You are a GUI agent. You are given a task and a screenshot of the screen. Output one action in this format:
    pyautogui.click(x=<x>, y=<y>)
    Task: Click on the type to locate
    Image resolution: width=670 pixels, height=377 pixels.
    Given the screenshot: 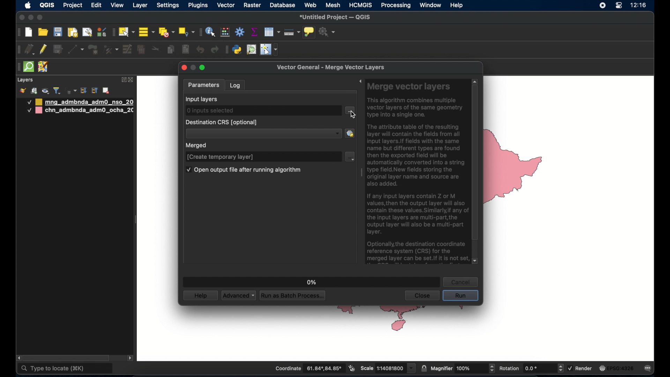 What is the action you would take?
    pyautogui.click(x=66, y=369)
    